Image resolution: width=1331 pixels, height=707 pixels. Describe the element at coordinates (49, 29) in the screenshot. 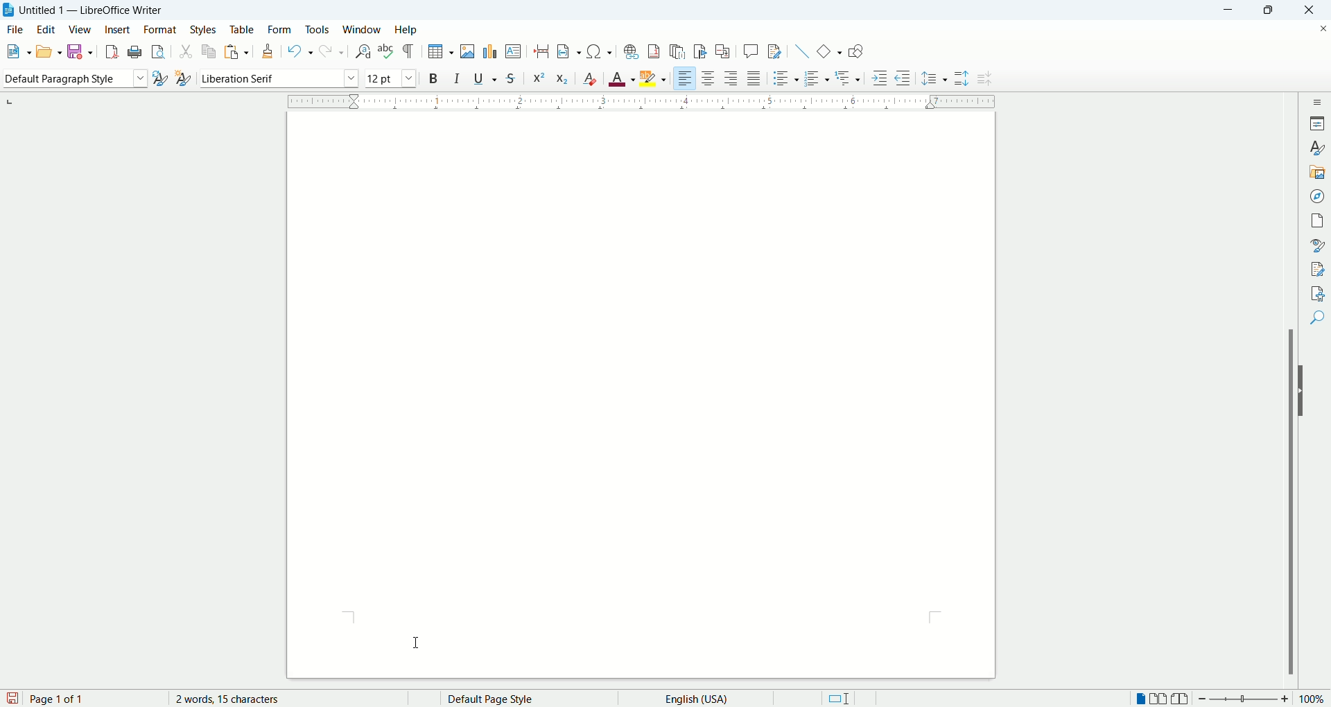

I see `edit` at that location.